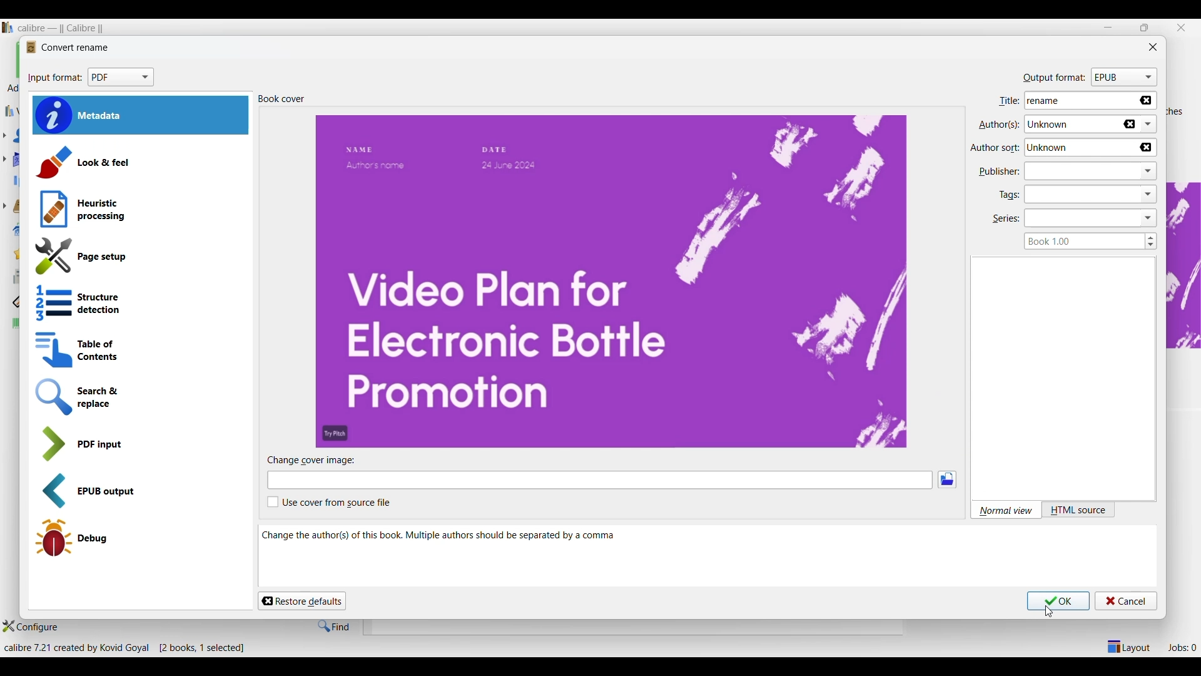 The height and width of the screenshot is (676, 1201). What do you see at coordinates (1146, 100) in the screenshot?
I see `Delete name` at bounding box center [1146, 100].